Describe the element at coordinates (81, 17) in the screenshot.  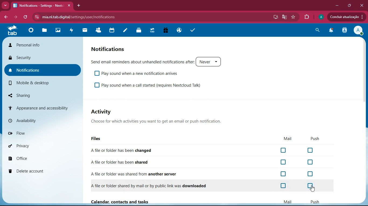
I see `mia.nl.tab.digital/settings/user/notifications` at that location.